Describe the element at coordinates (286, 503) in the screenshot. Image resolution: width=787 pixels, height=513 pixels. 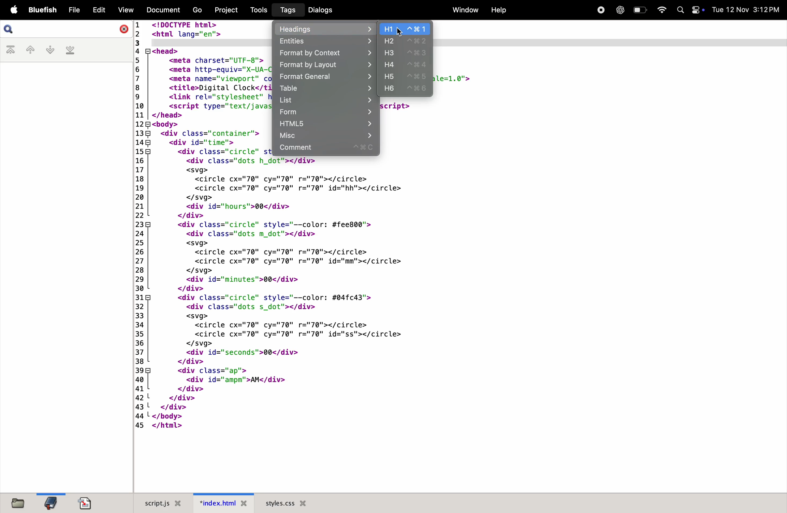
I see `styles.css` at that location.